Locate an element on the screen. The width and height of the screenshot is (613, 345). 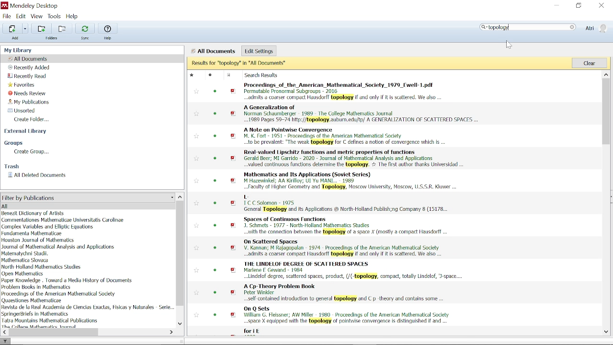
citation is located at coordinates (345, 315).